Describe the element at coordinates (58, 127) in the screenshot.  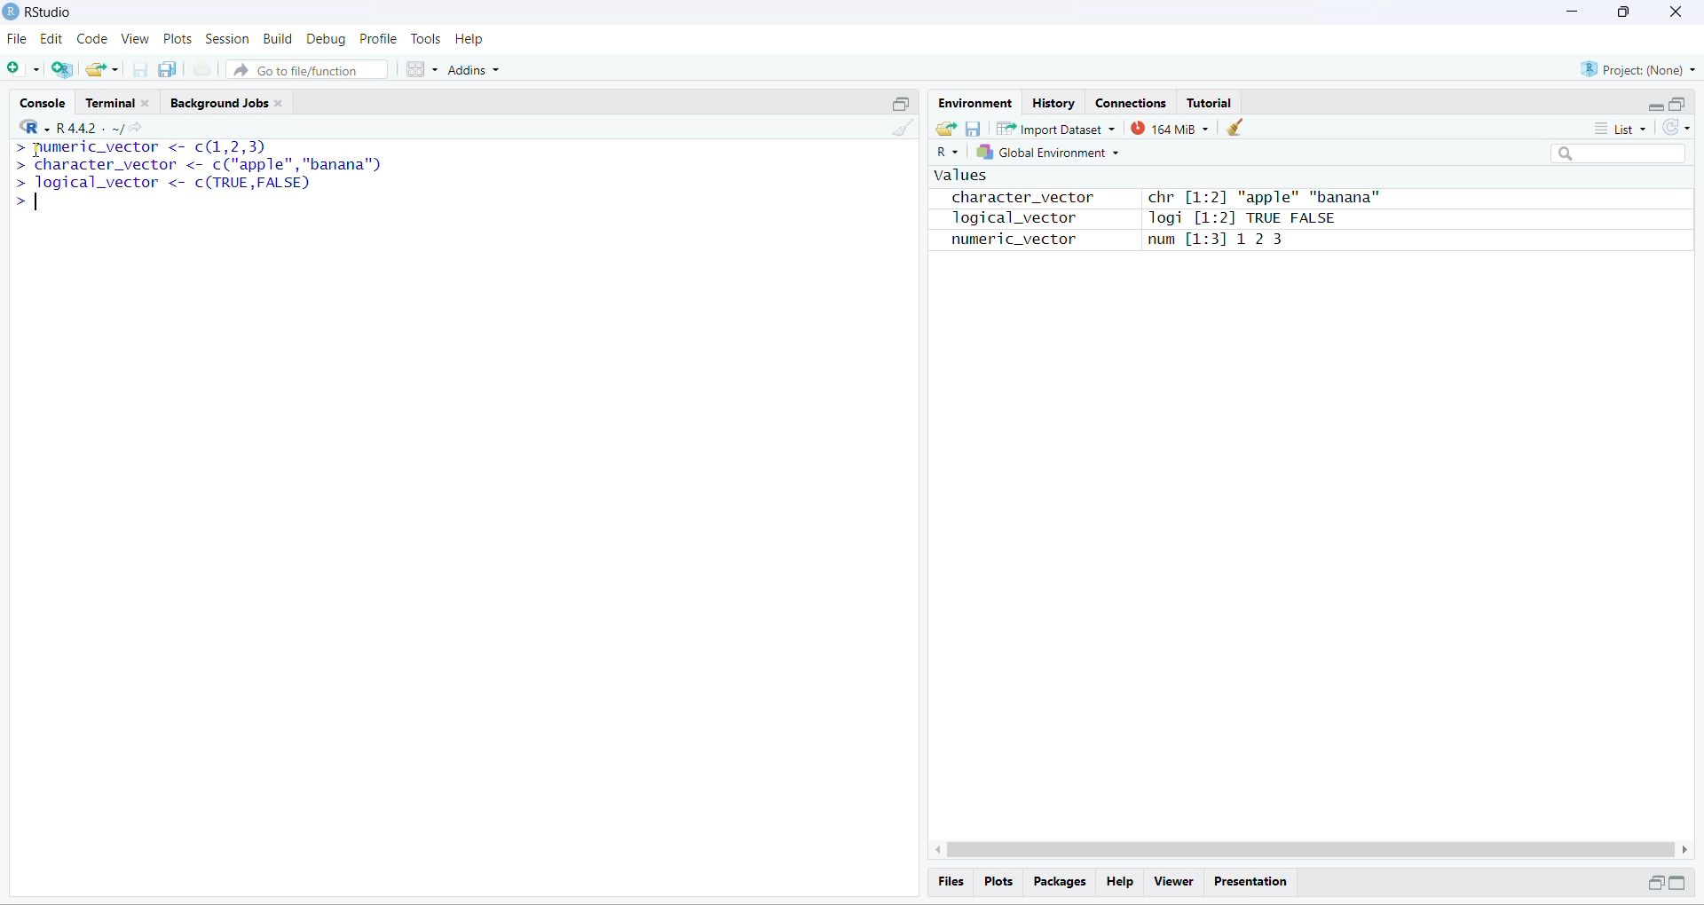
I see `"R442` at that location.